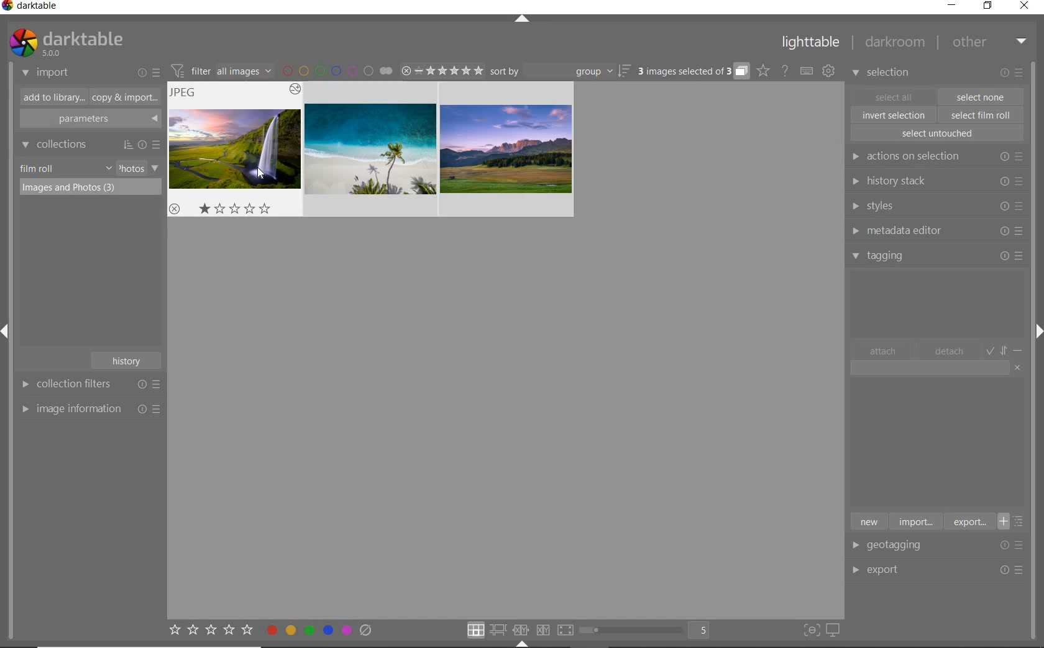 The width and height of the screenshot is (1044, 648). Describe the element at coordinates (130, 168) in the screenshot. I see `photos` at that location.